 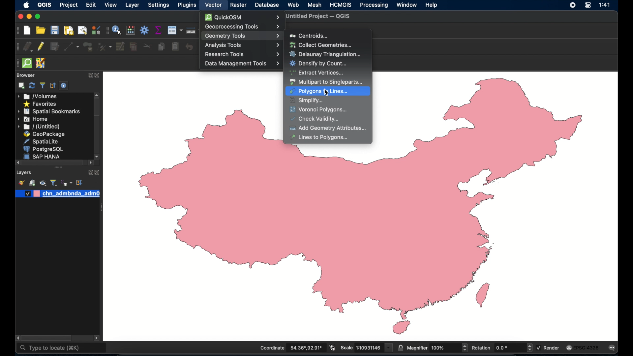 I want to click on vector selected, so click(x=213, y=5).